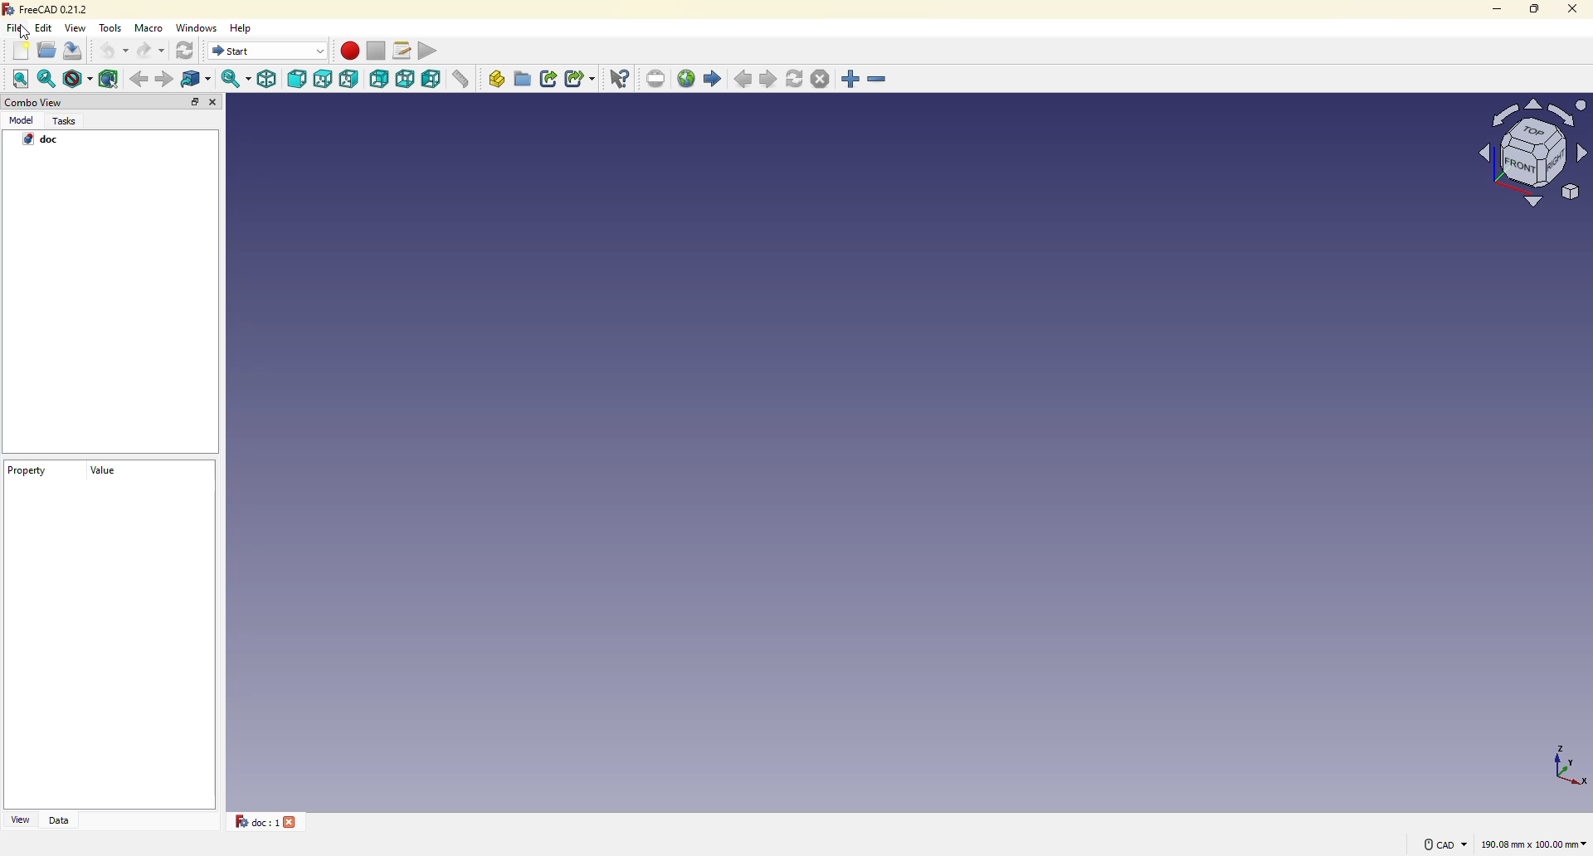  What do you see at coordinates (195, 102) in the screenshot?
I see `expand` at bounding box center [195, 102].